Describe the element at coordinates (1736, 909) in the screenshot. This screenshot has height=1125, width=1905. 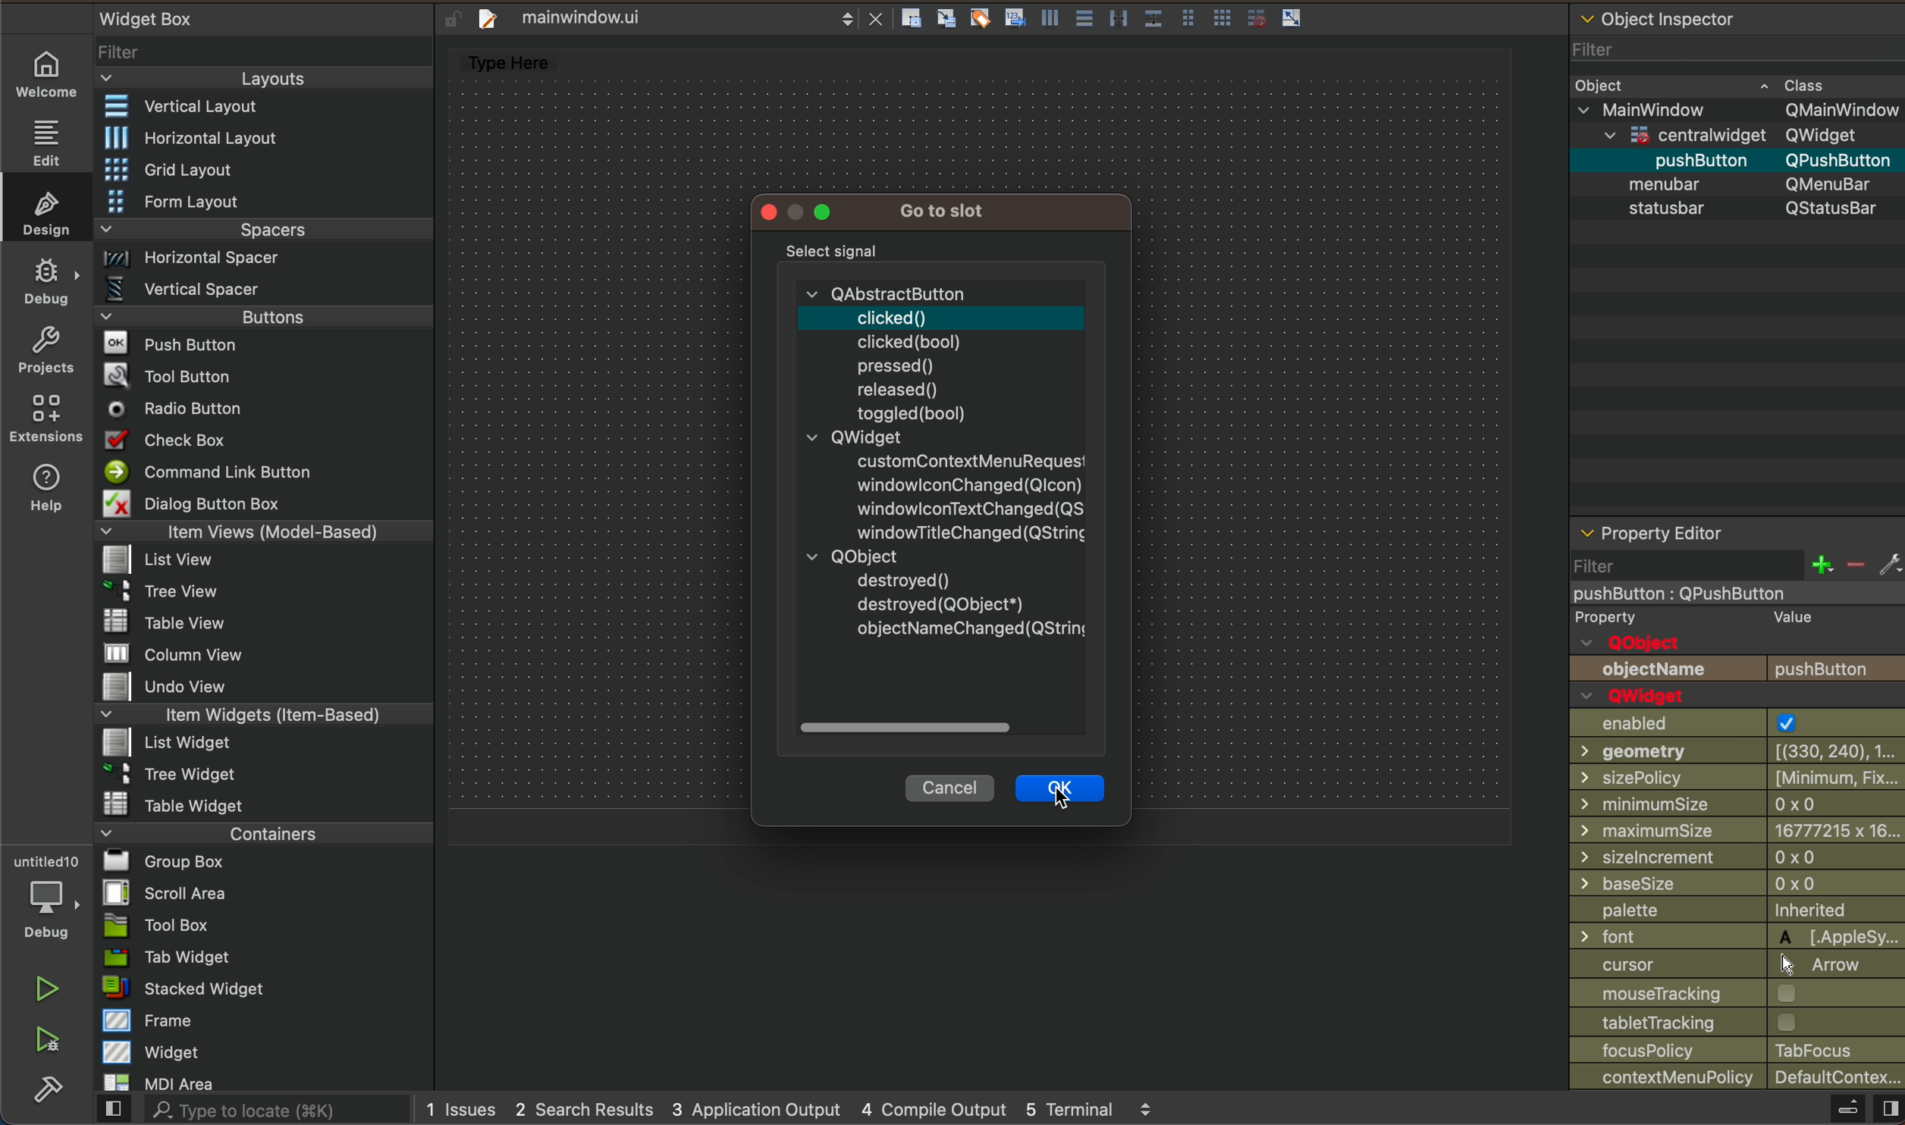
I see `palette` at that location.